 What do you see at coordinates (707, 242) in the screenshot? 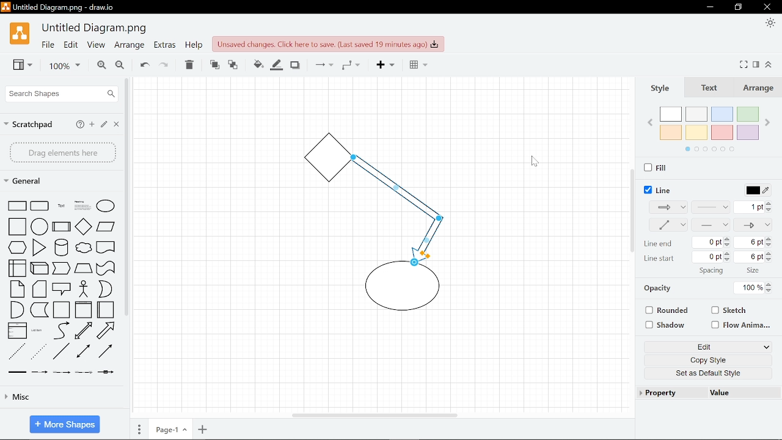
I see `0 pt` at bounding box center [707, 242].